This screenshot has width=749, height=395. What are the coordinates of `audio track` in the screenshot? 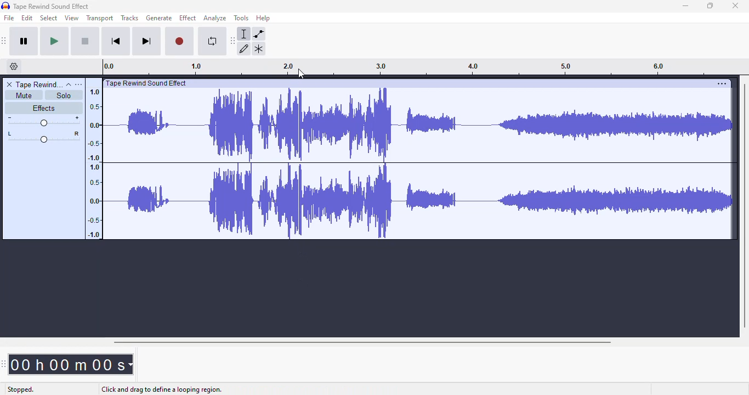 It's located at (419, 163).